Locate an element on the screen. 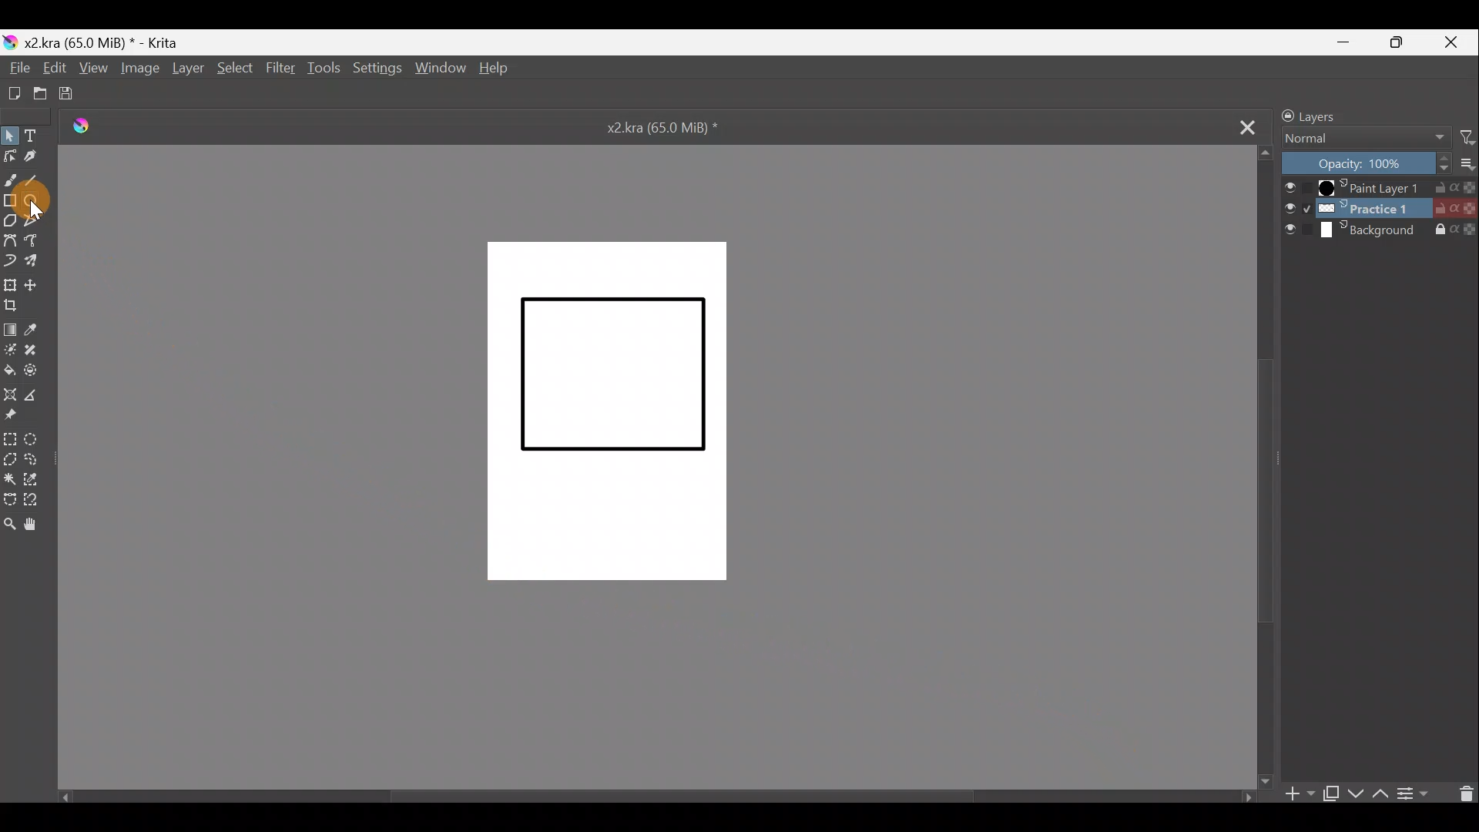 Image resolution: width=1479 pixels, height=832 pixels. Freehand selection tool is located at coordinates (33, 459).